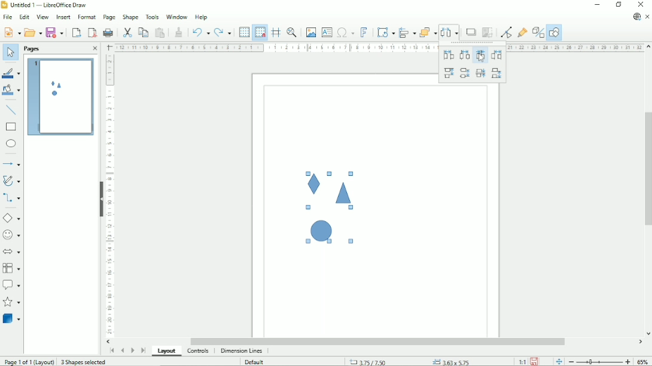 This screenshot has height=366, width=652. What do you see at coordinates (496, 55) in the screenshot?
I see `Horizontally right` at bounding box center [496, 55].